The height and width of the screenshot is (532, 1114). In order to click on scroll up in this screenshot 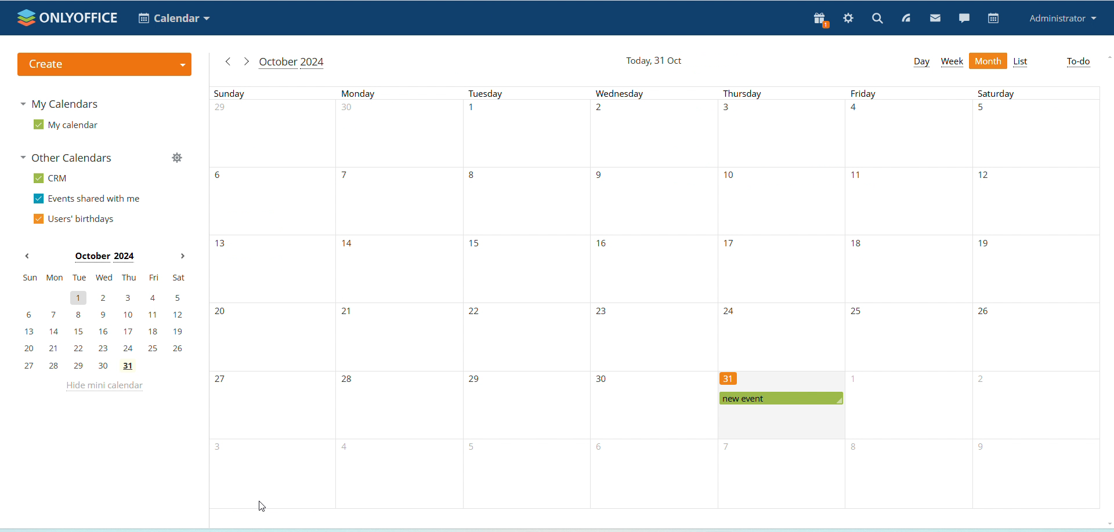, I will do `click(1109, 56)`.